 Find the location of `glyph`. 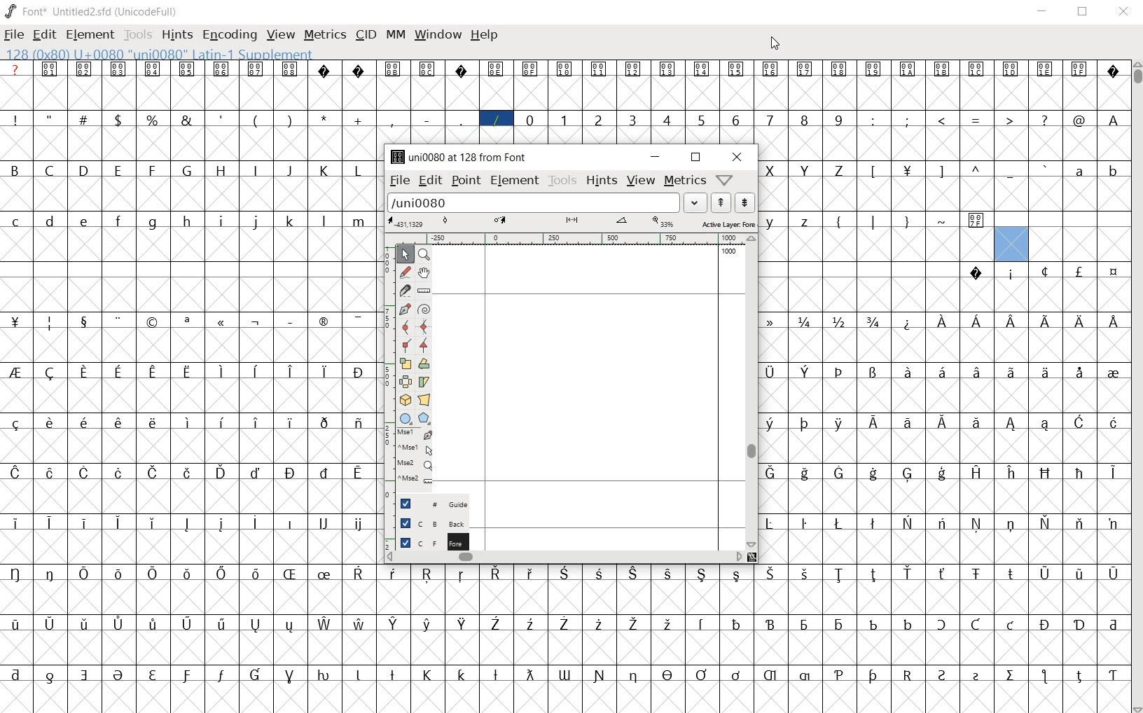

glyph is located at coordinates (908, 423).